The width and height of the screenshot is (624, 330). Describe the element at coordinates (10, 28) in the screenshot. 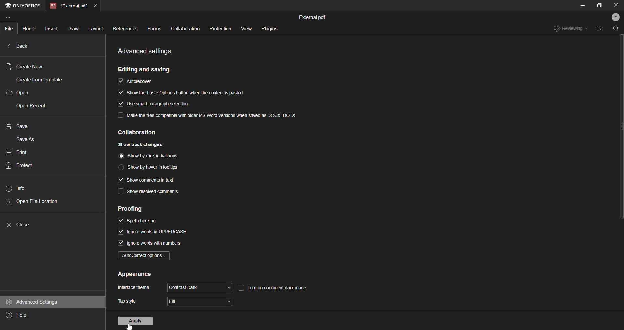

I see `File` at that location.